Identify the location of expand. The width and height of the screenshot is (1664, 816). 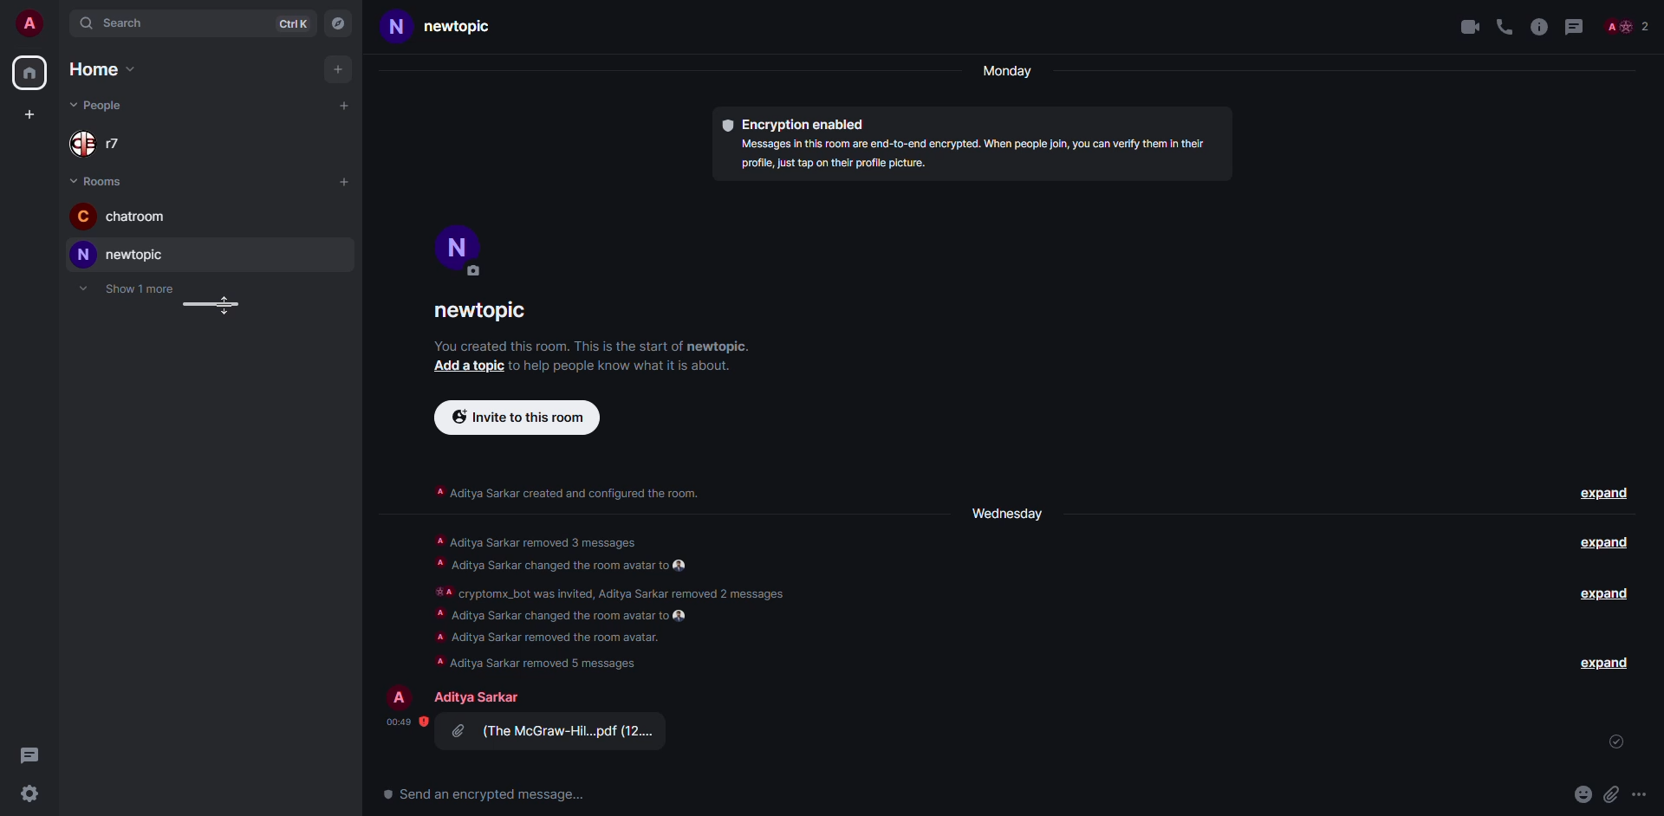
(1605, 662).